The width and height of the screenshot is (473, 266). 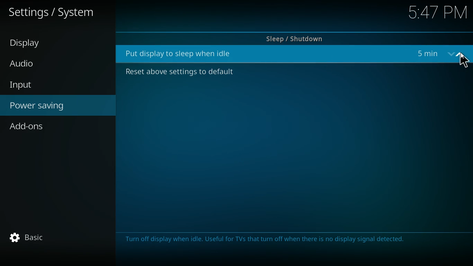 I want to click on 5 min, so click(x=427, y=54).